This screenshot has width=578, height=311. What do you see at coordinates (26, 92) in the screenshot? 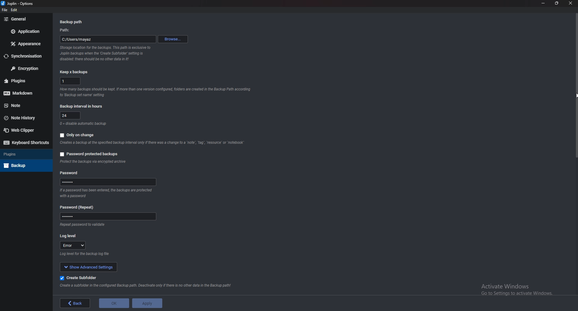
I see `Markdown` at bounding box center [26, 92].